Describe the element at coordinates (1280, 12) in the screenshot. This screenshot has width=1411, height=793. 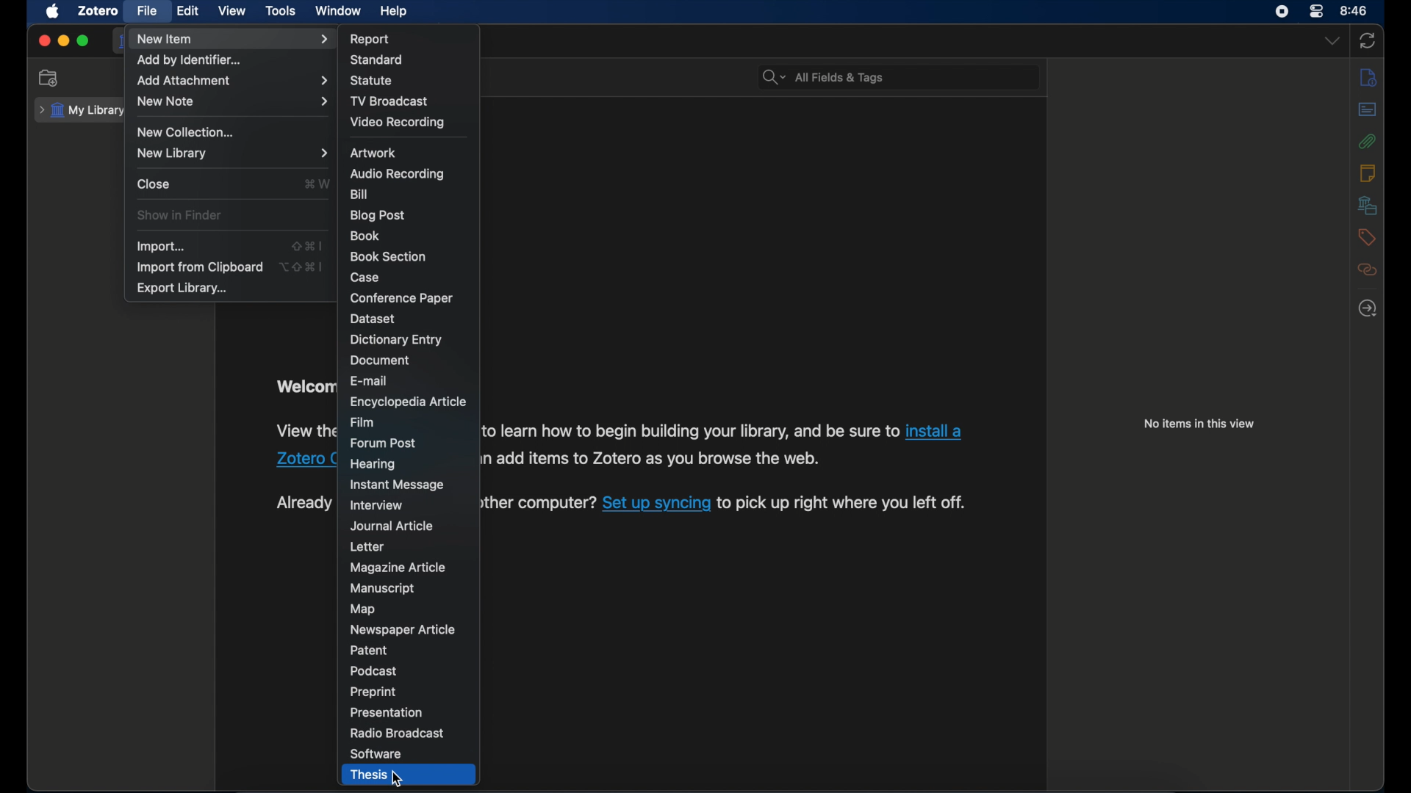
I see `screen recorder` at that location.